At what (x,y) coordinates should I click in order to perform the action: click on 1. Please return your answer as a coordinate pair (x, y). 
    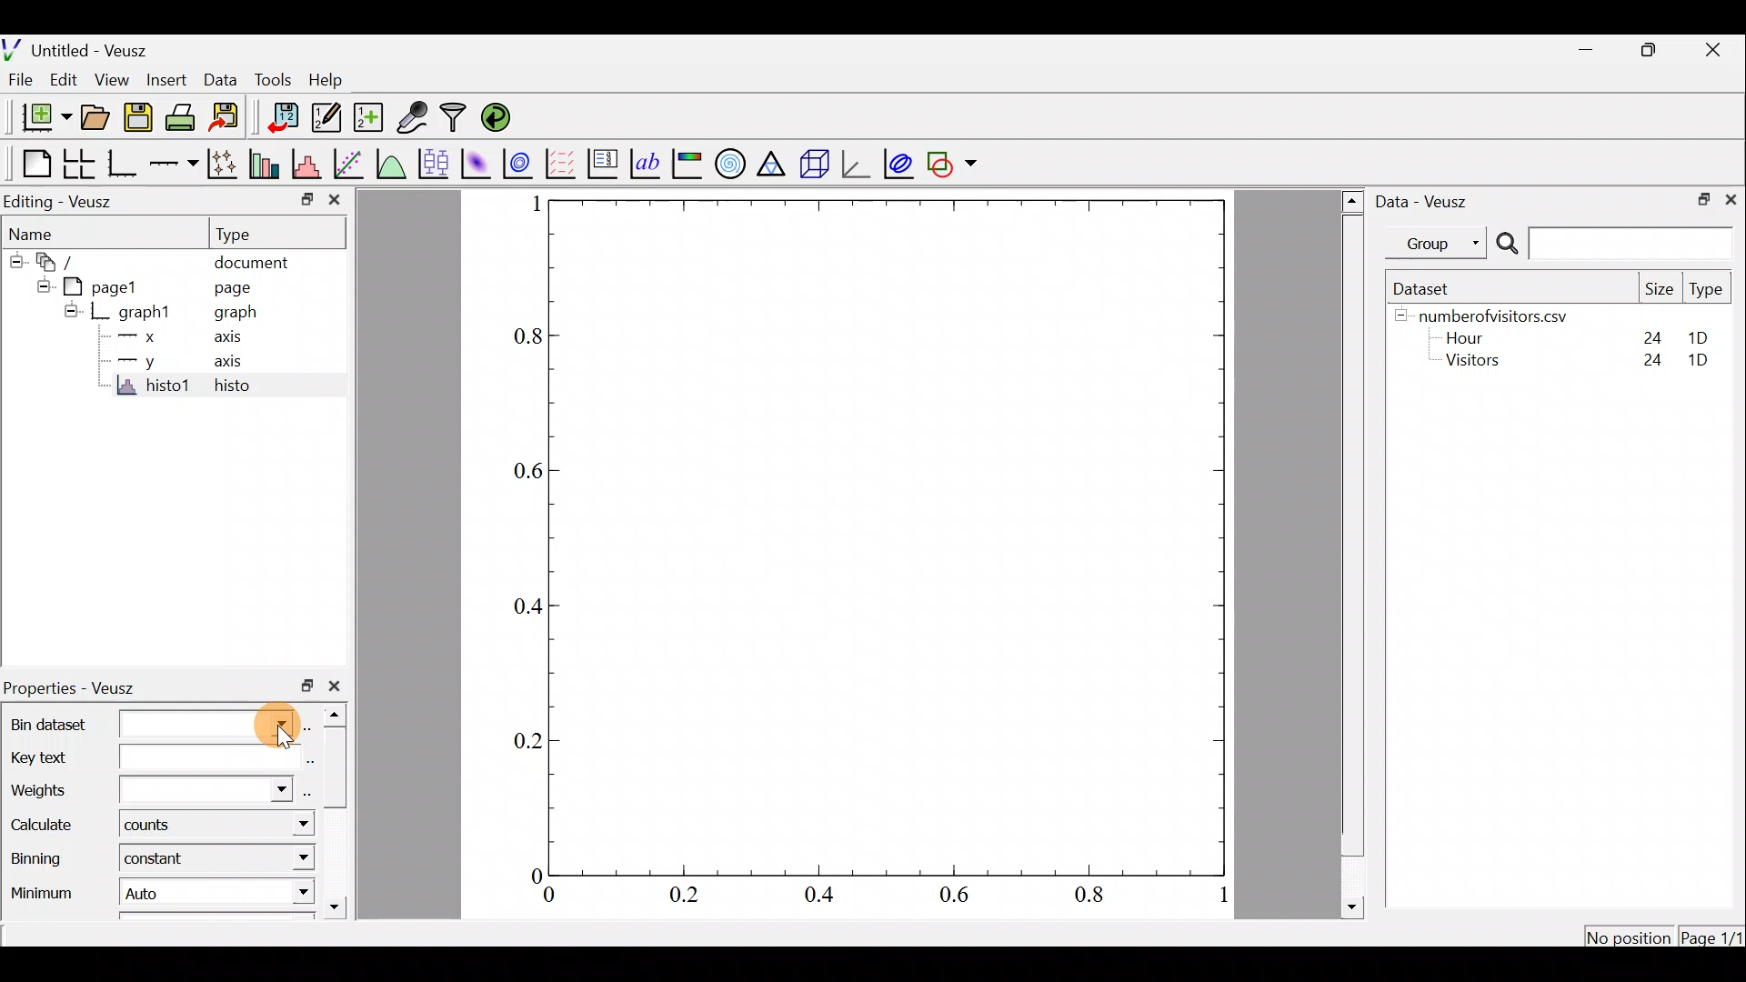
    Looking at the image, I should click on (1220, 896).